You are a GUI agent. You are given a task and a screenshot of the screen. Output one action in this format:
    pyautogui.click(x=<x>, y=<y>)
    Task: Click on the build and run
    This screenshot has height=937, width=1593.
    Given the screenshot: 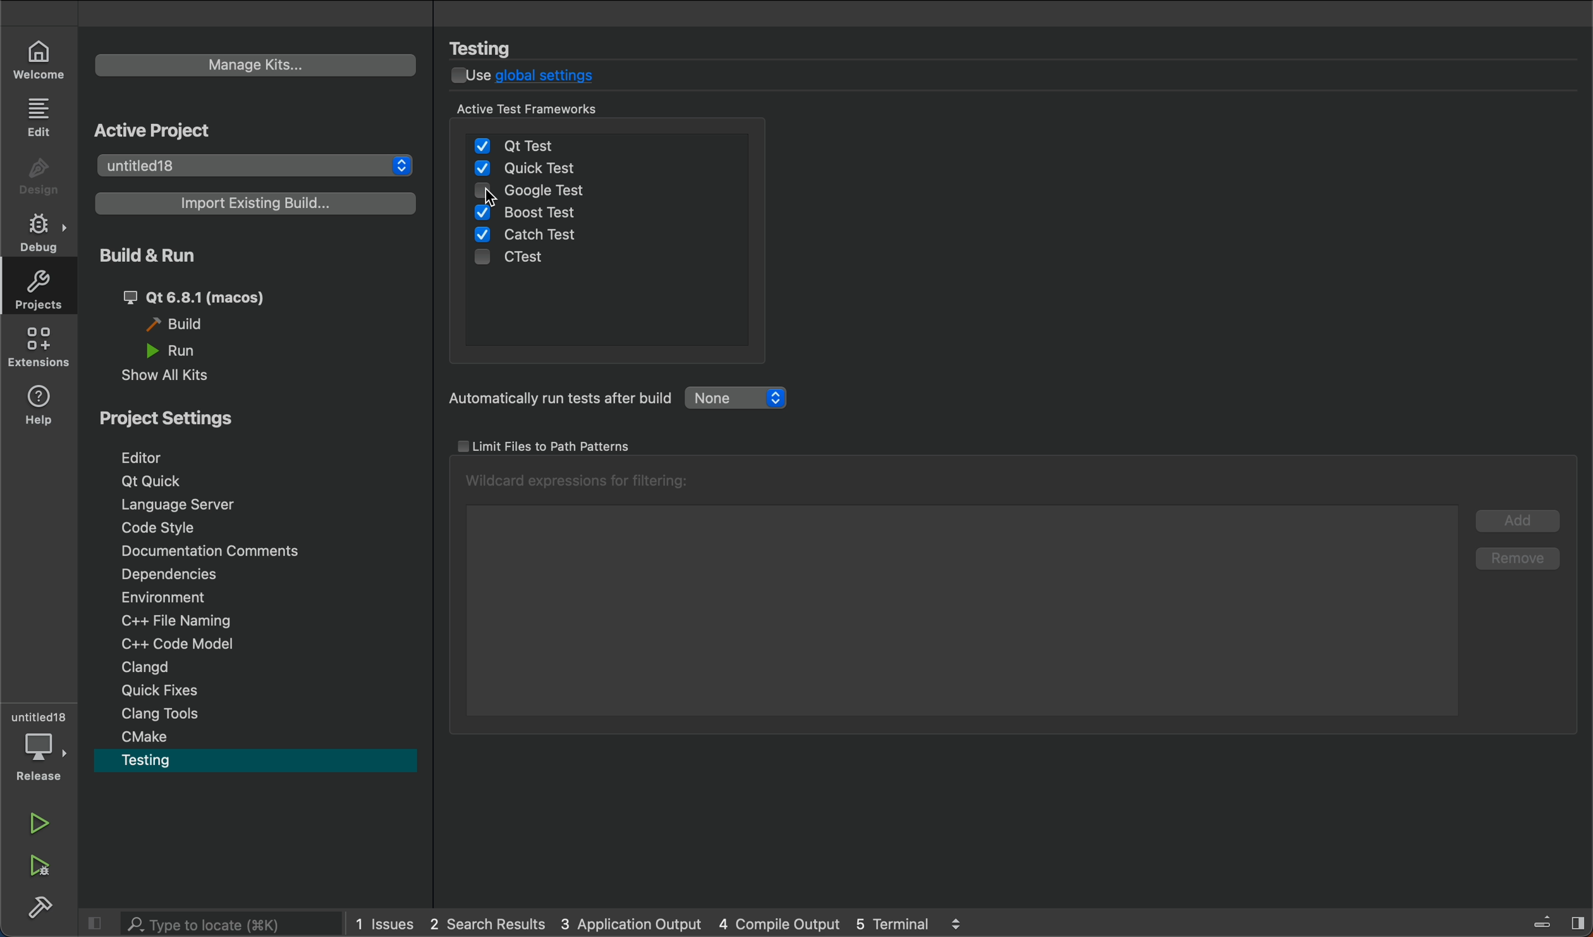 What is the action you would take?
    pyautogui.click(x=254, y=310)
    